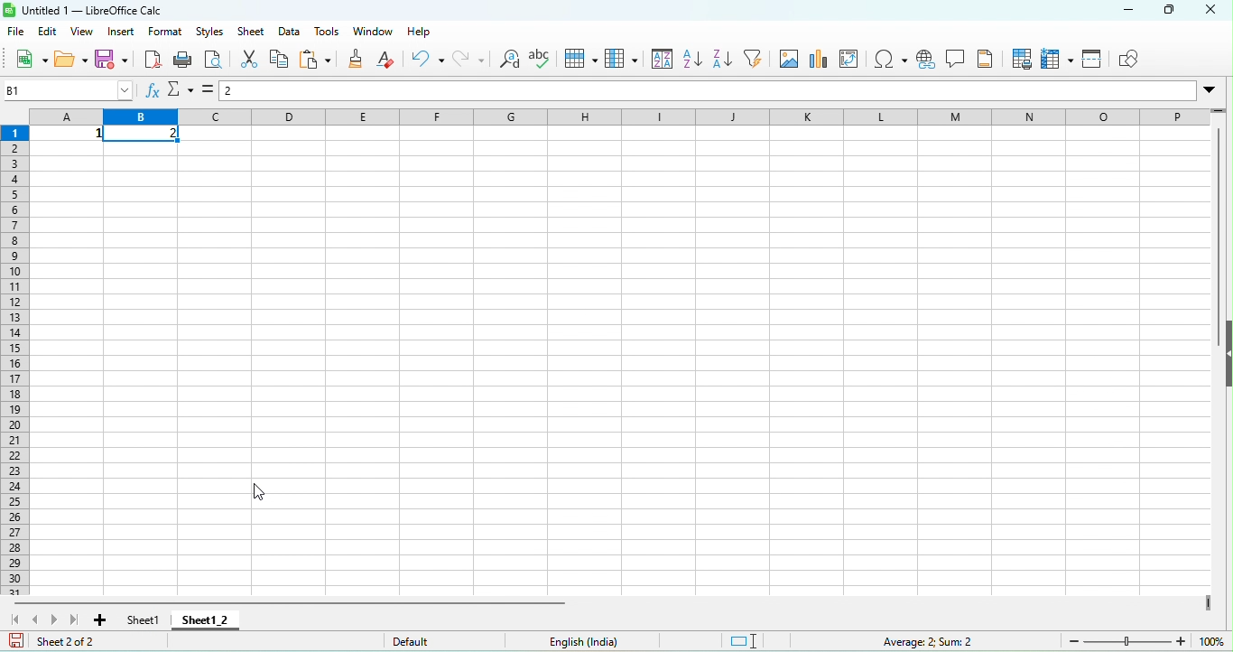  What do you see at coordinates (1215, 215) in the screenshot?
I see `vertical scroll bar` at bounding box center [1215, 215].